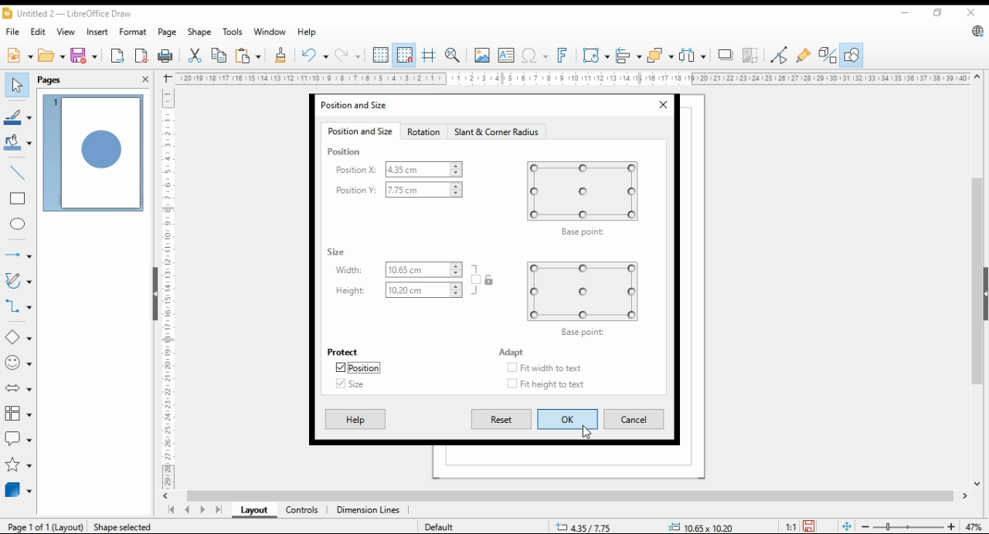 The image size is (989, 534). What do you see at coordinates (19, 390) in the screenshot?
I see `block arrow` at bounding box center [19, 390].